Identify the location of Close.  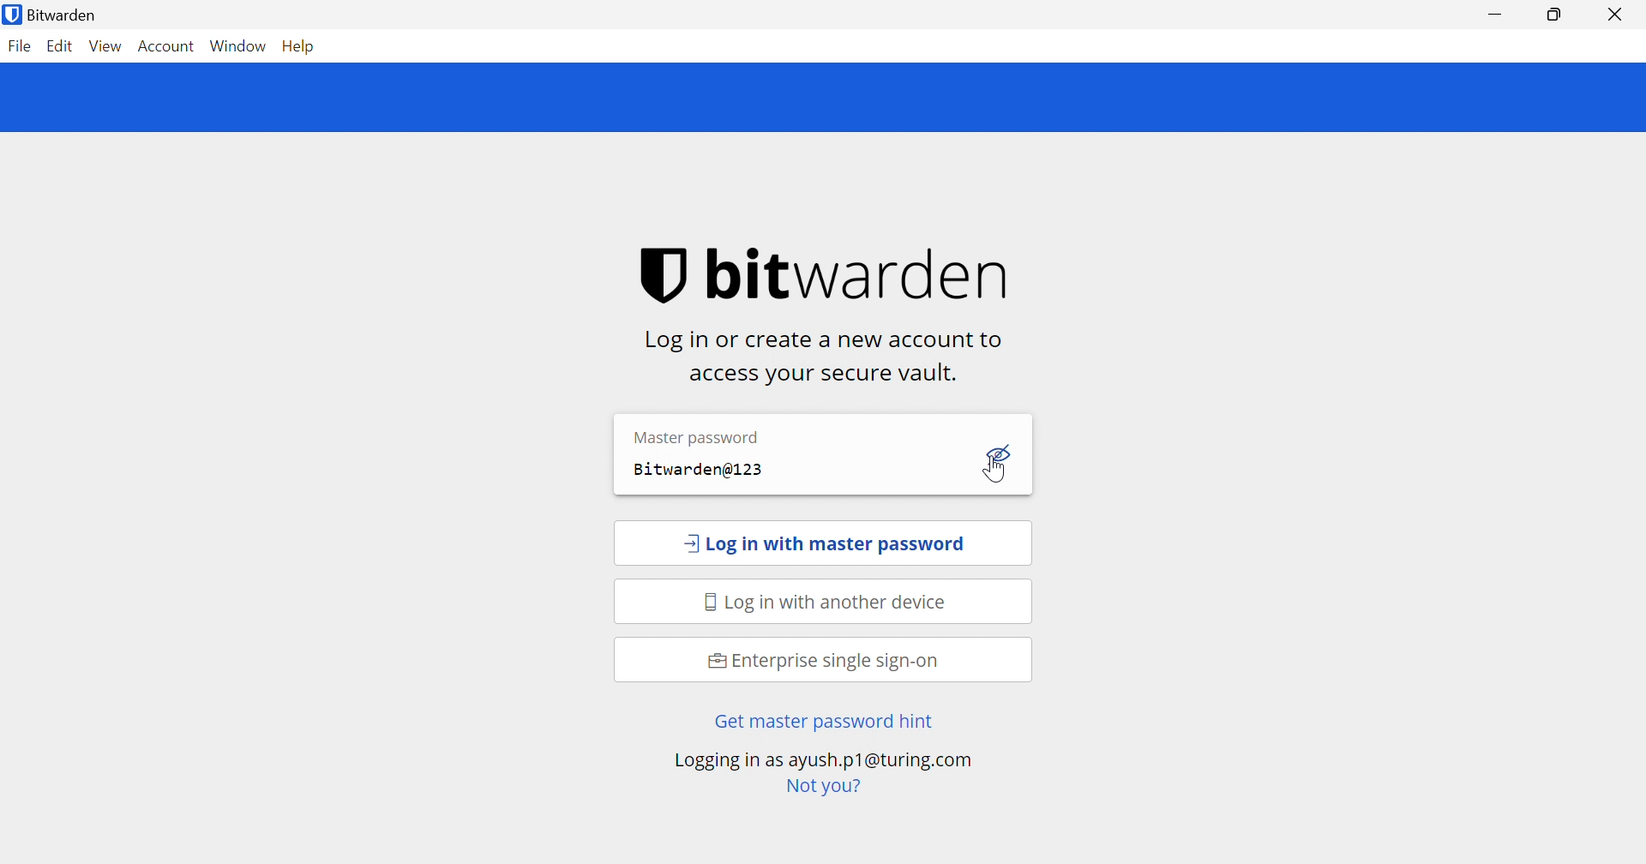
(1617, 15).